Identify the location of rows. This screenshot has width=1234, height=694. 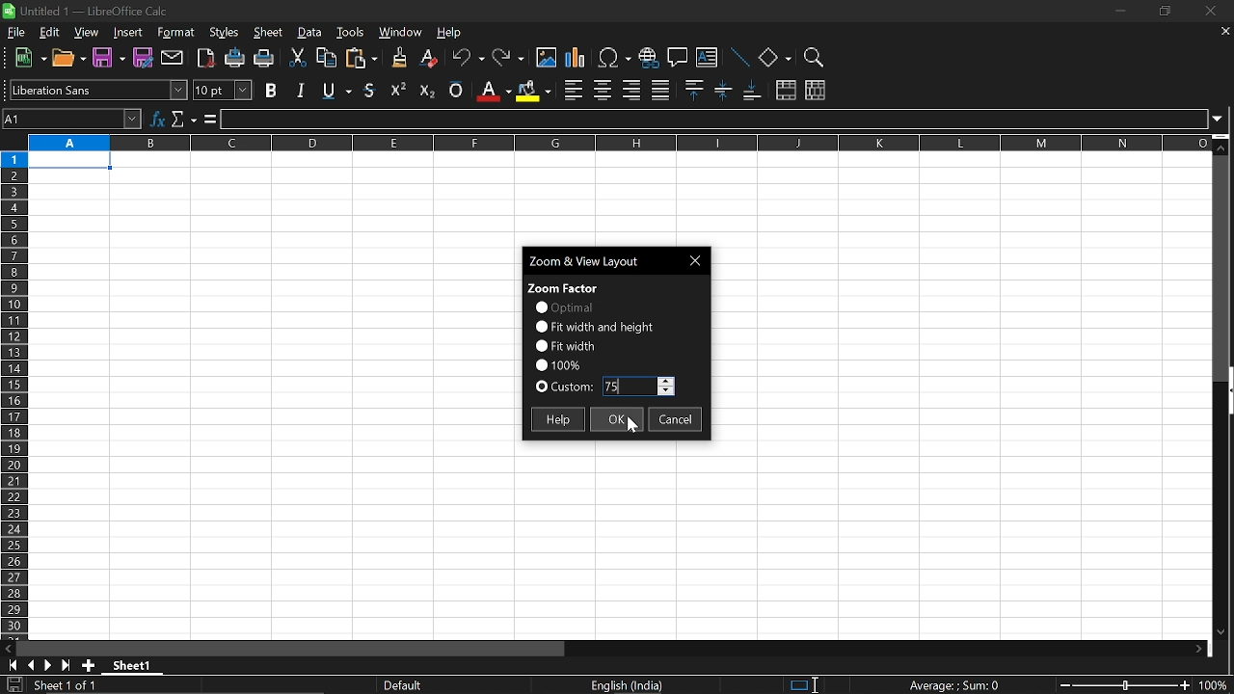
(13, 393).